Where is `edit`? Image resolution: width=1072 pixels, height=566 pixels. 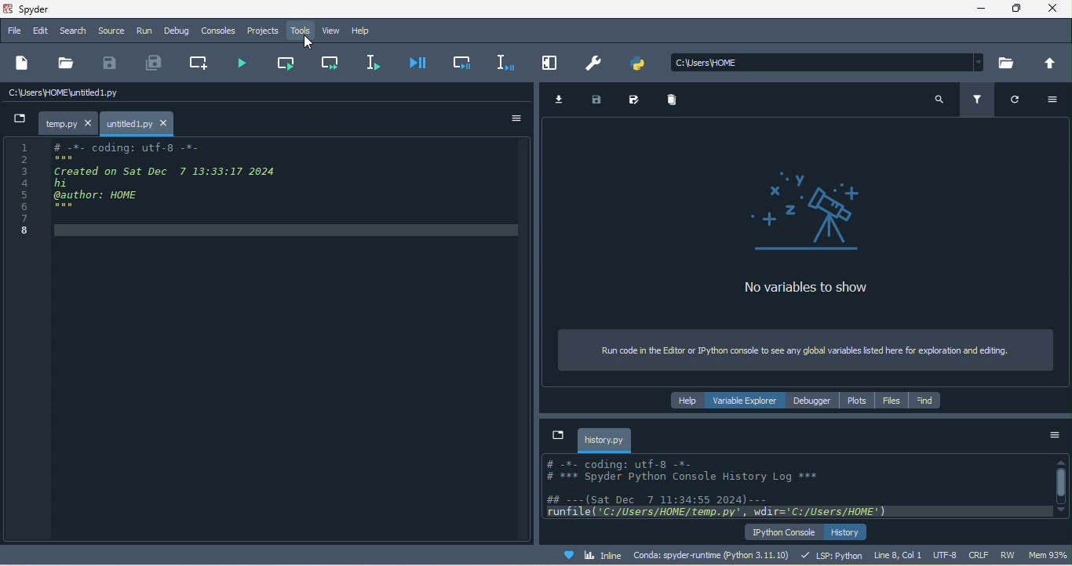 edit is located at coordinates (39, 31).